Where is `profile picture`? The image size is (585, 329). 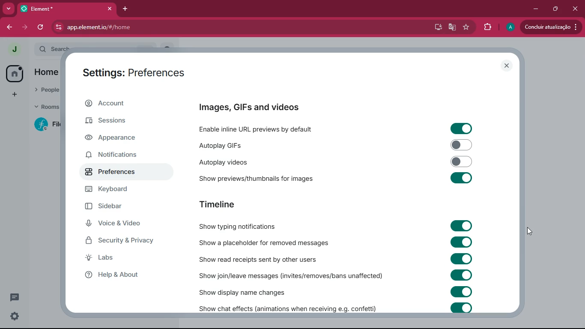 profile picture is located at coordinates (510, 27).